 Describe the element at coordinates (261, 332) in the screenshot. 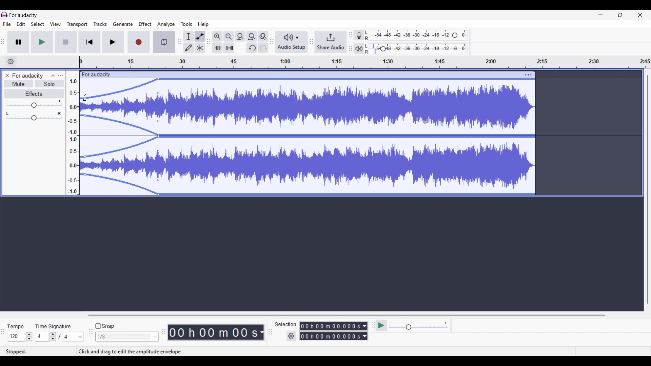

I see `Duration measurement options` at that location.